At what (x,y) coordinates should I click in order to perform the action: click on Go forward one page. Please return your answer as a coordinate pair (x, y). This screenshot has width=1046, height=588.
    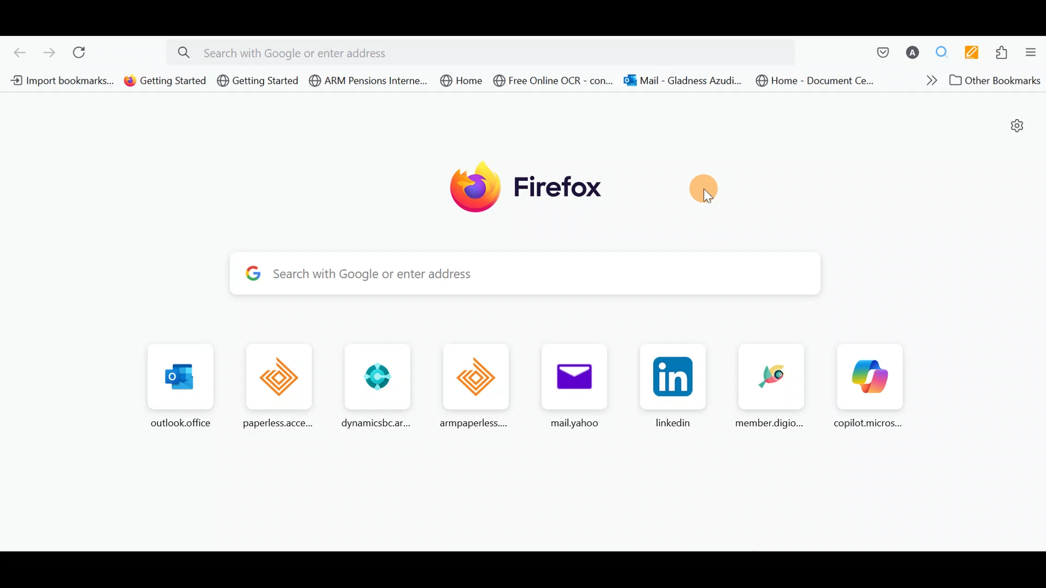
    Looking at the image, I should click on (48, 51).